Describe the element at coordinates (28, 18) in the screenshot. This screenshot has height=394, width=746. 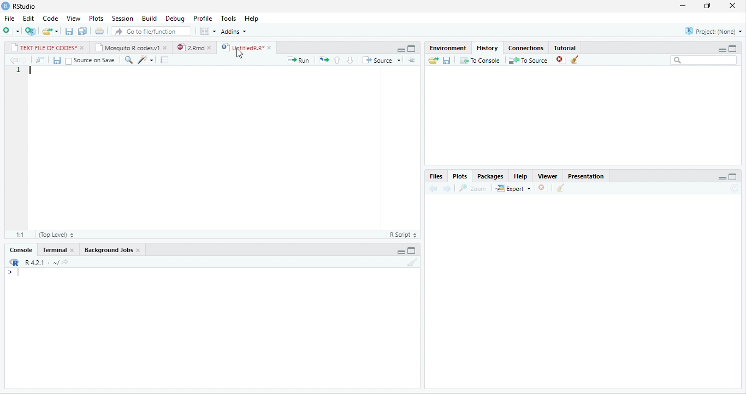
I see `Edit` at that location.